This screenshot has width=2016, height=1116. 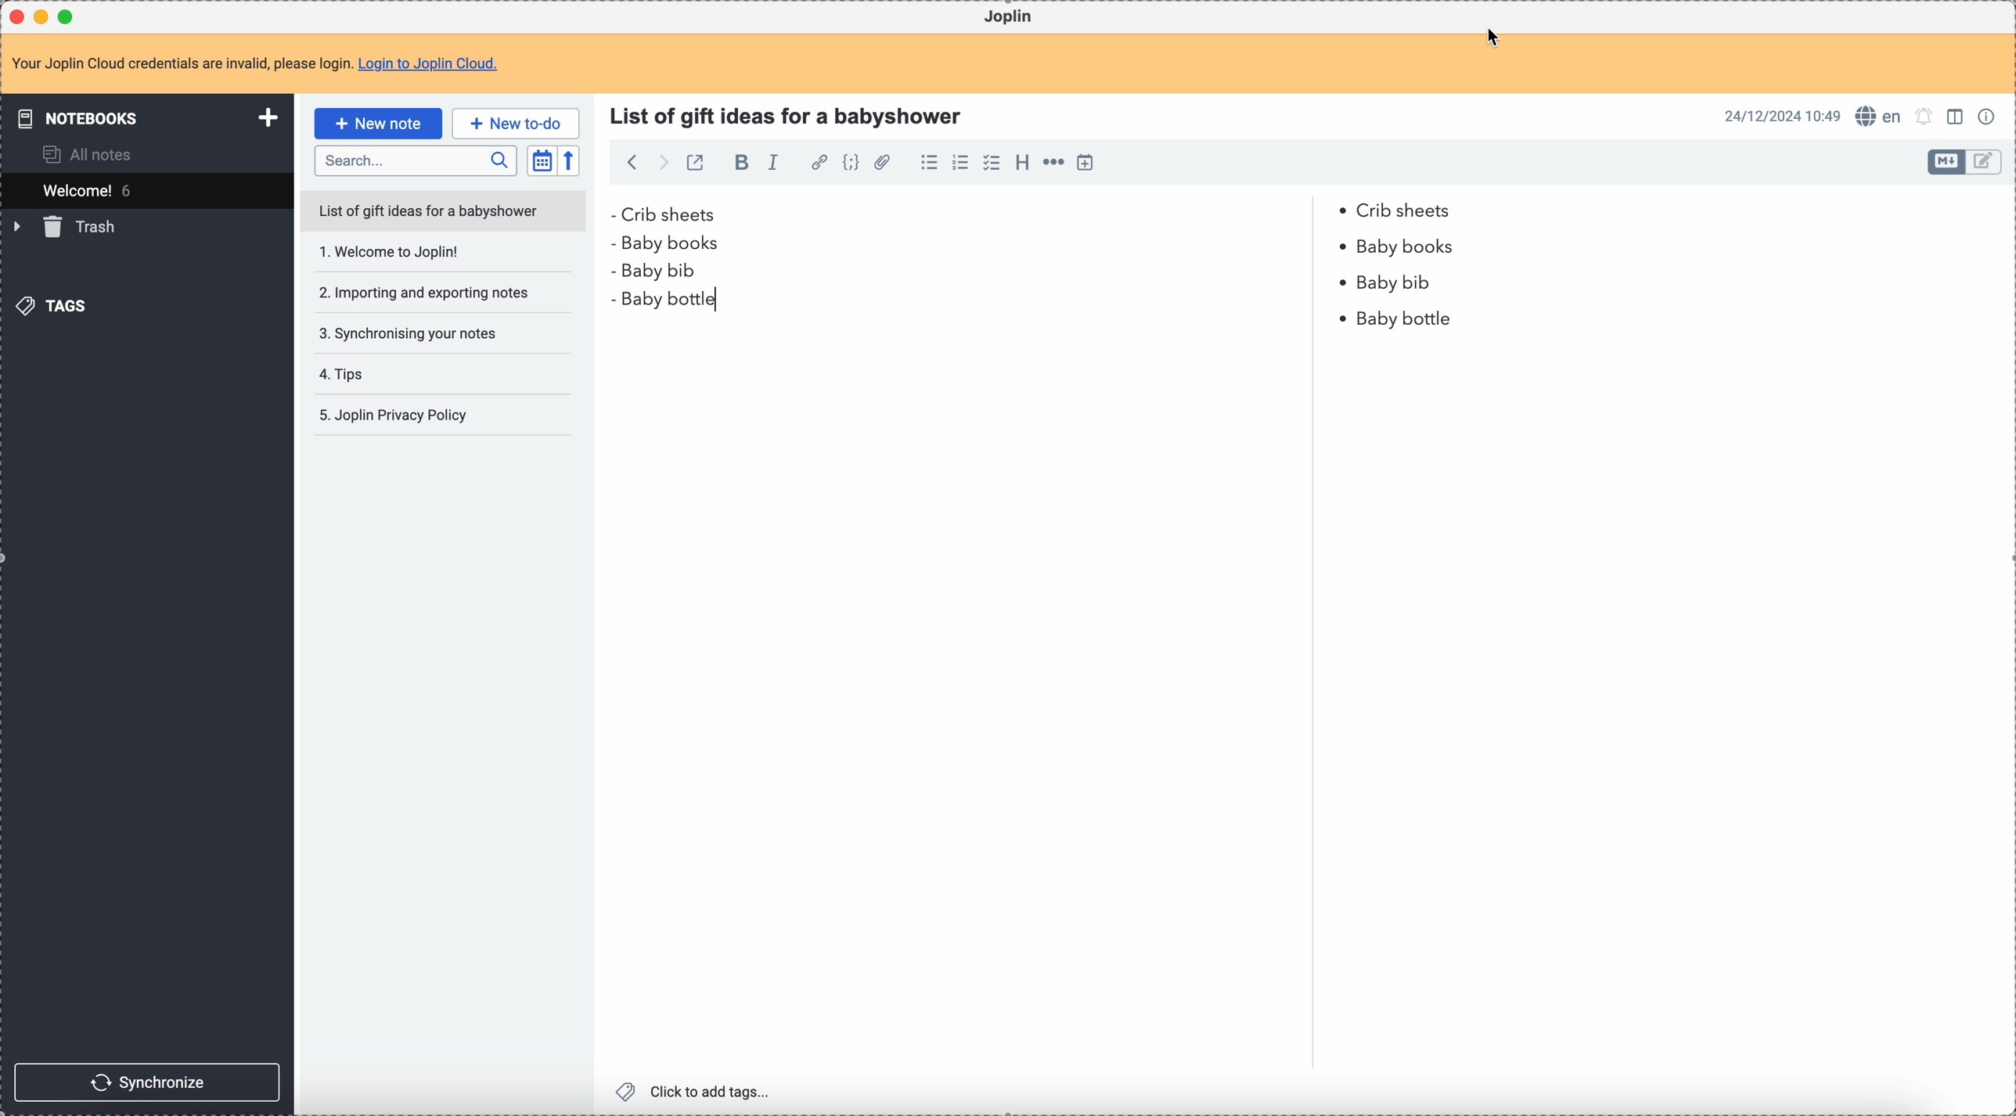 I want to click on notebooks, so click(x=141, y=119).